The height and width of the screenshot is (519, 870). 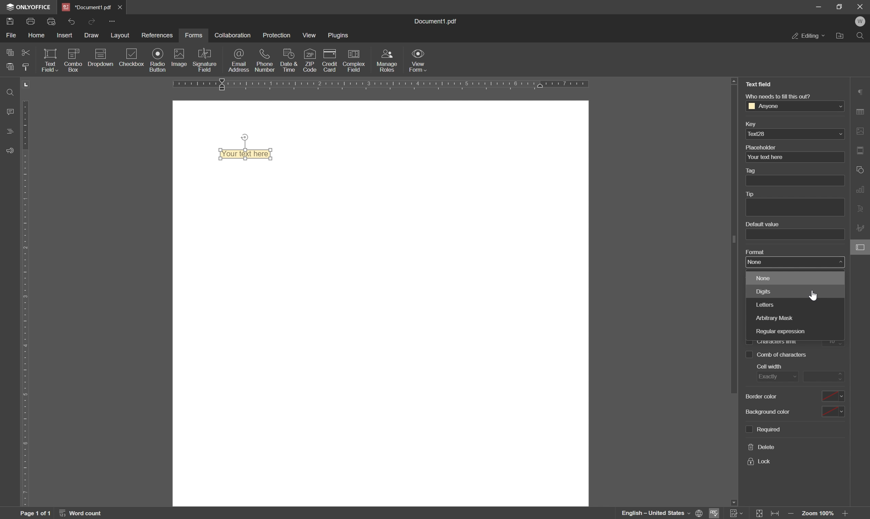 What do you see at coordinates (860, 247) in the screenshot?
I see `form settings` at bounding box center [860, 247].